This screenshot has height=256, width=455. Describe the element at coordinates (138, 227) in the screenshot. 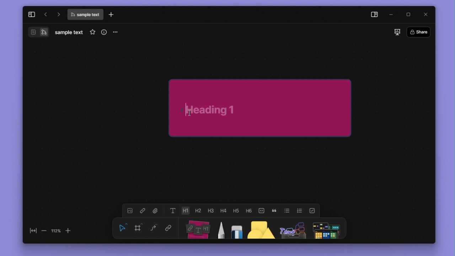

I see `frame` at that location.